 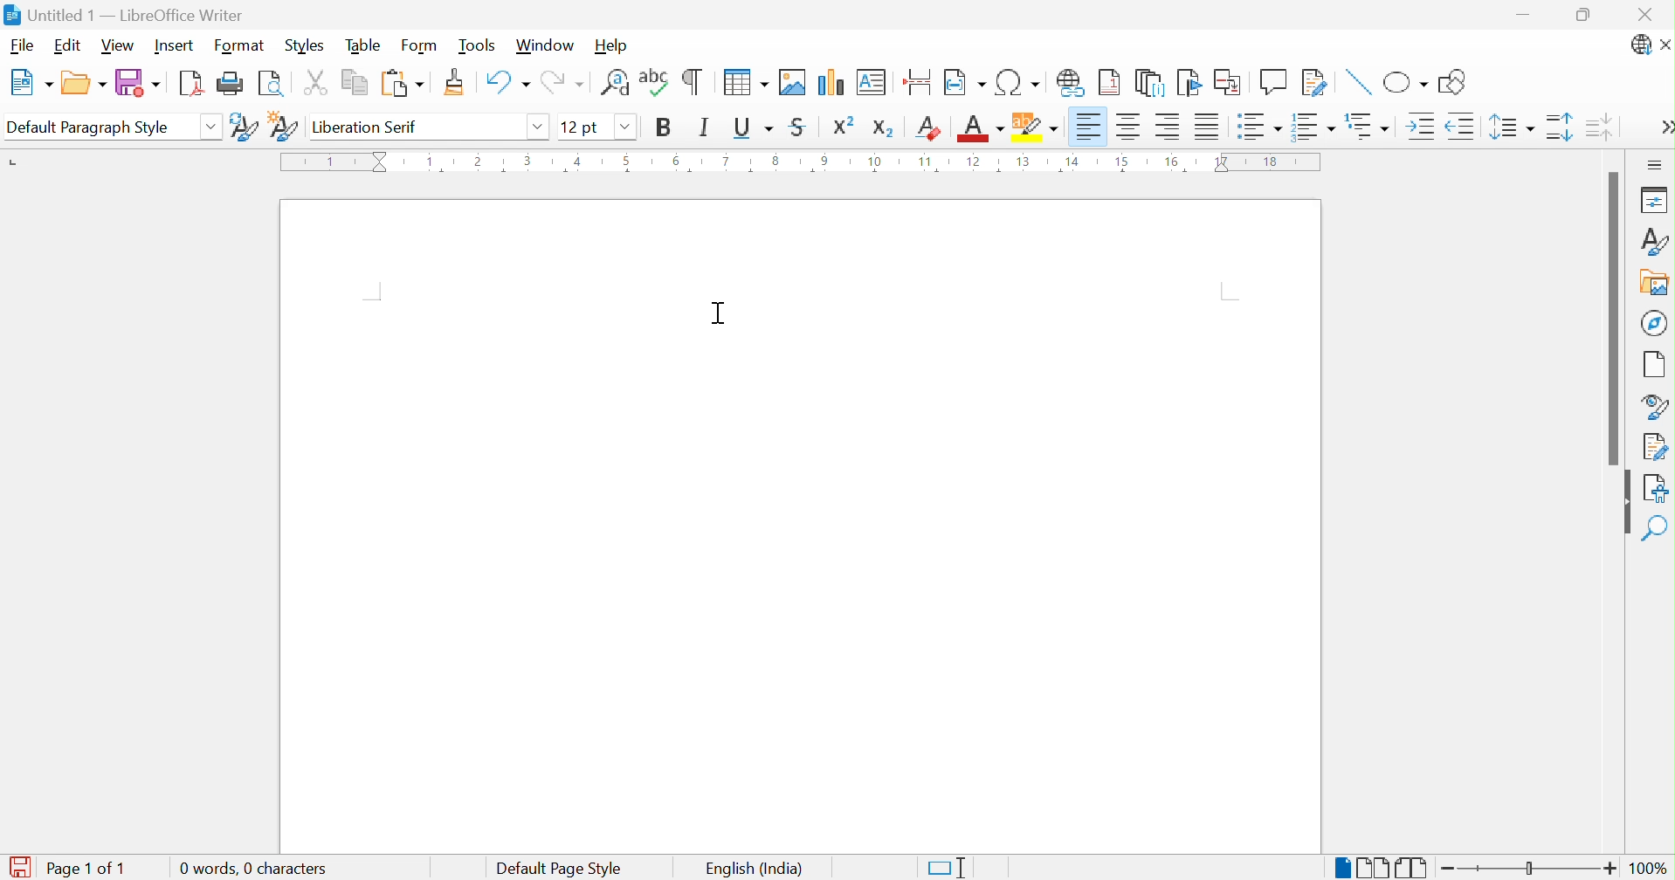 I want to click on Zoom in, so click(x=1605, y=867).